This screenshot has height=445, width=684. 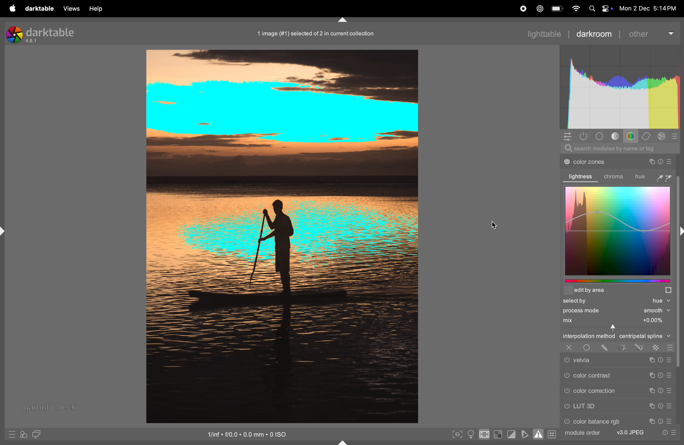 What do you see at coordinates (617, 301) in the screenshot?
I see `selected hue` at bounding box center [617, 301].